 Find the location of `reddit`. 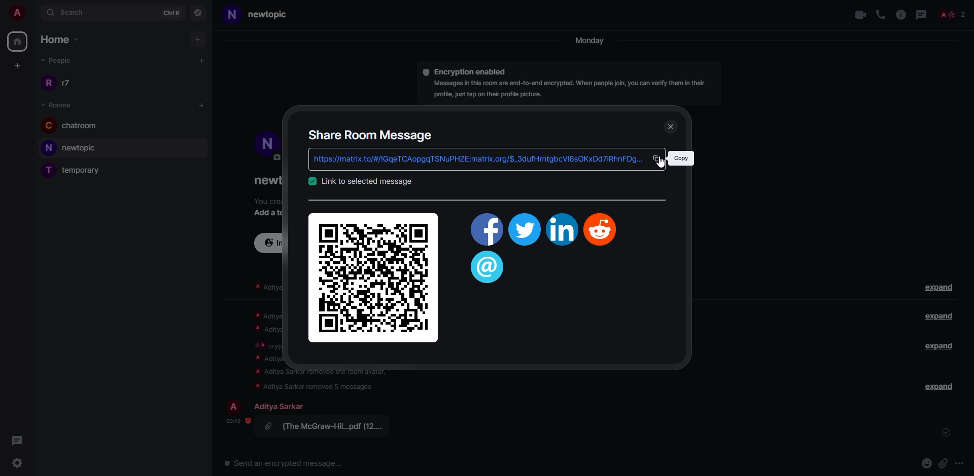

reddit is located at coordinates (602, 228).